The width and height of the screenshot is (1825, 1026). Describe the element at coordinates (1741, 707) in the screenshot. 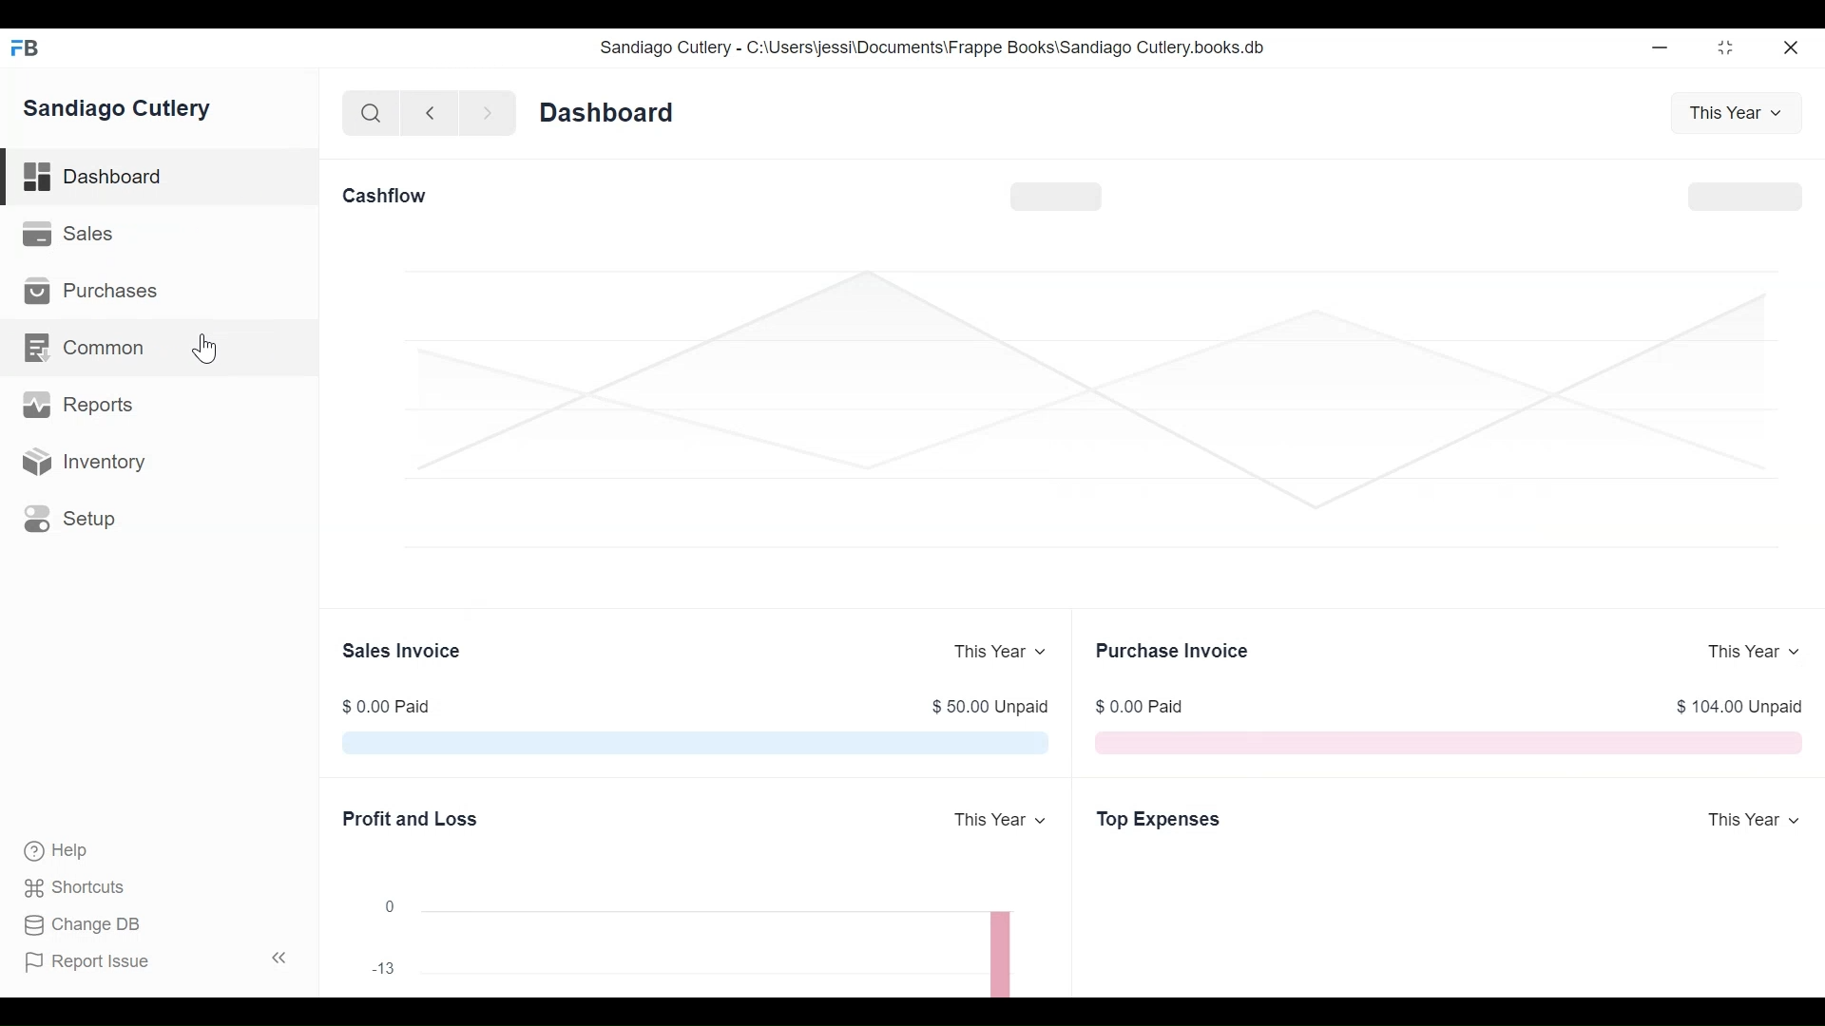

I see `$ 104.00 Unpaid` at that location.